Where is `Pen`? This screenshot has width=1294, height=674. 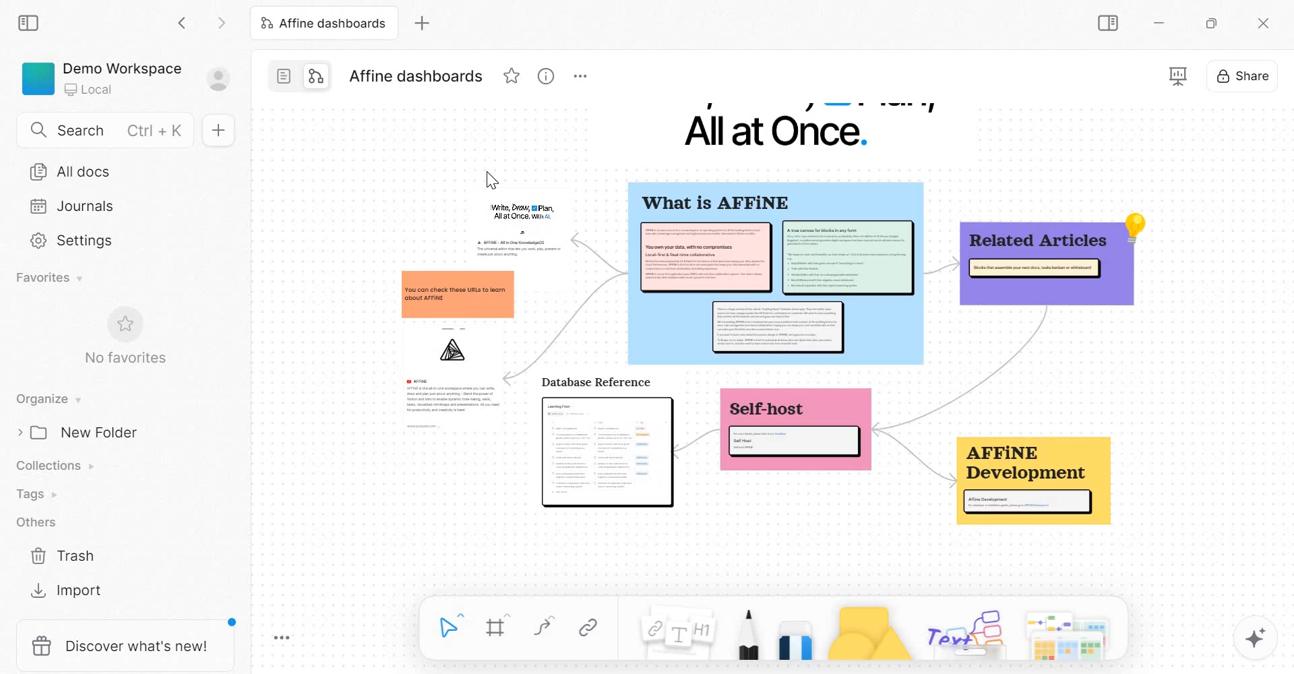
Pen is located at coordinates (747, 636).